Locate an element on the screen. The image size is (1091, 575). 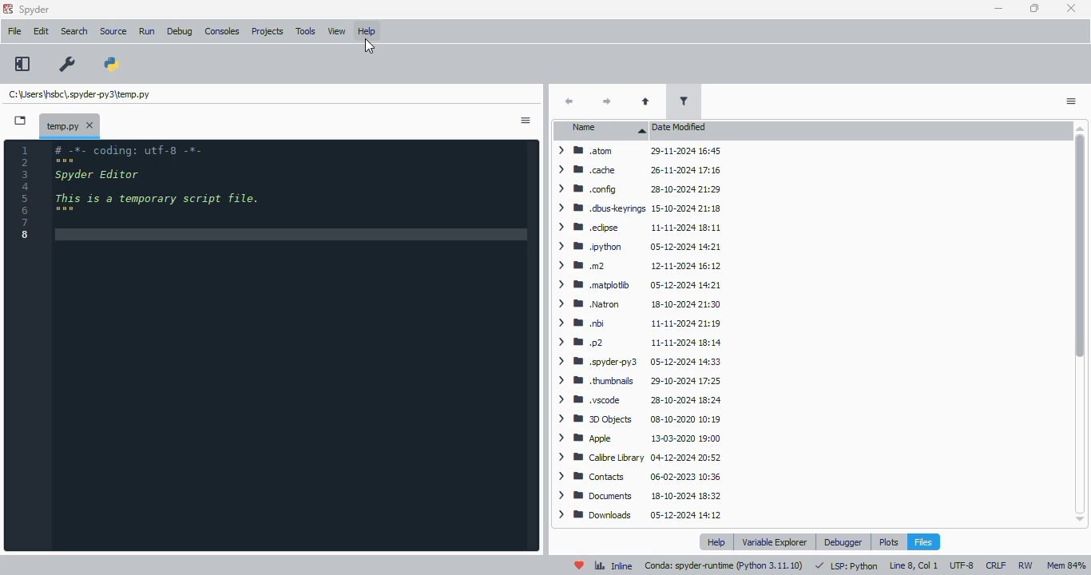
temporary file is located at coordinates (62, 126).